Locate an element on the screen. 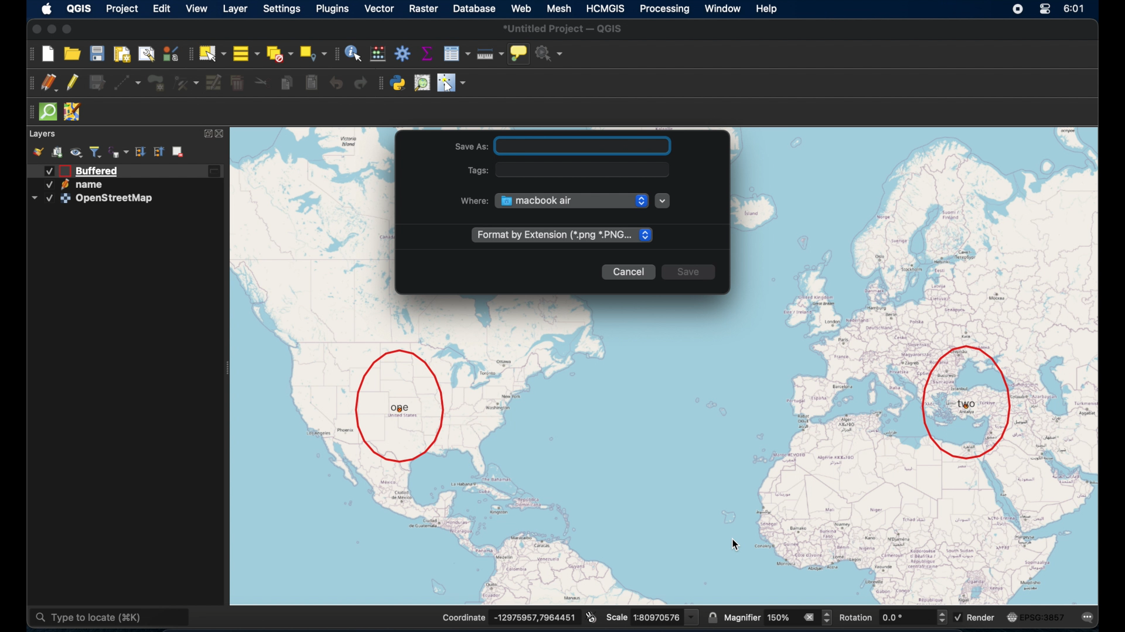 The image size is (1125, 632). current edits is located at coordinates (50, 83).